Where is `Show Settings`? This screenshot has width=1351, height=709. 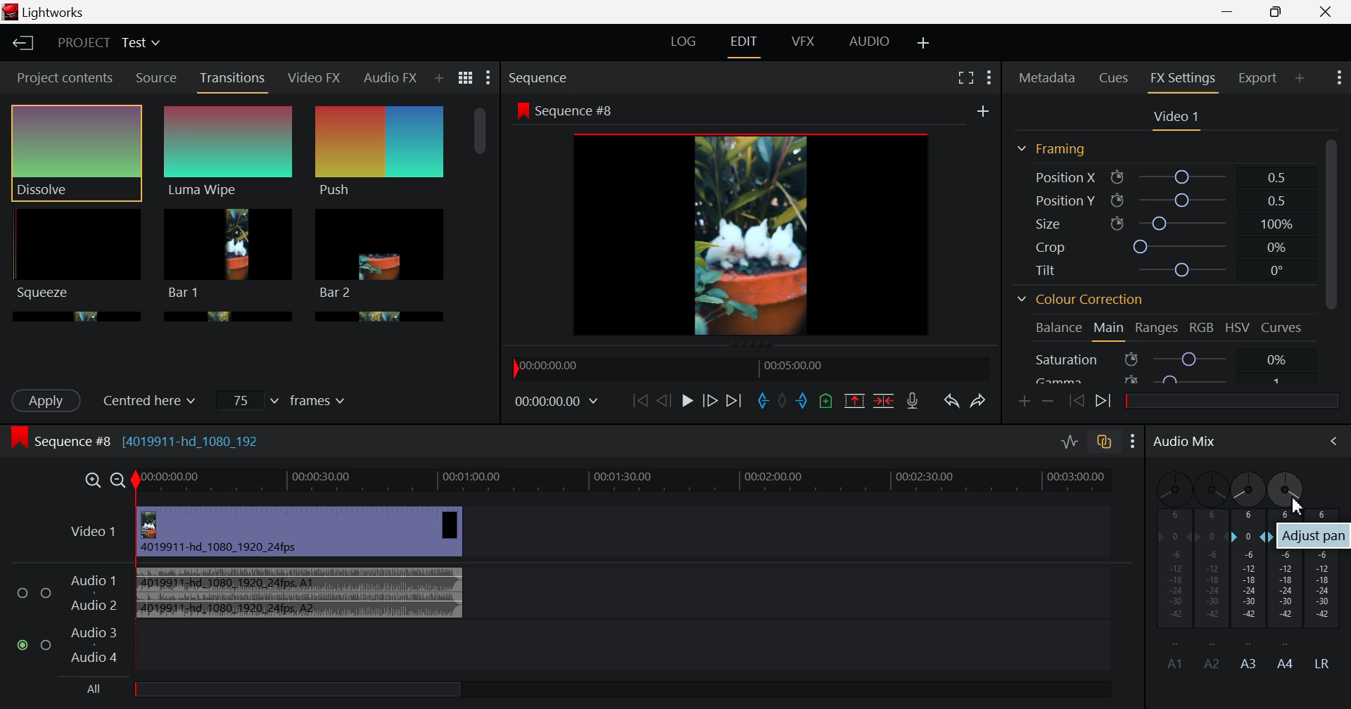
Show Settings is located at coordinates (1133, 443).